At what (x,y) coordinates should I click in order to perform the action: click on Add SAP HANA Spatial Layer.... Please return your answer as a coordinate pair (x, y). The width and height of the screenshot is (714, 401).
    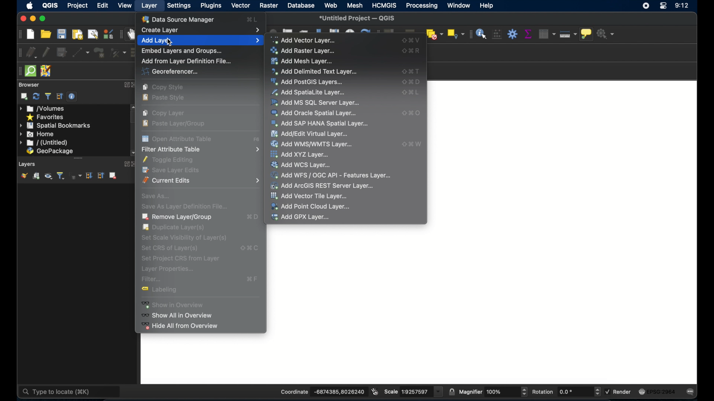
    Looking at the image, I should click on (347, 123).